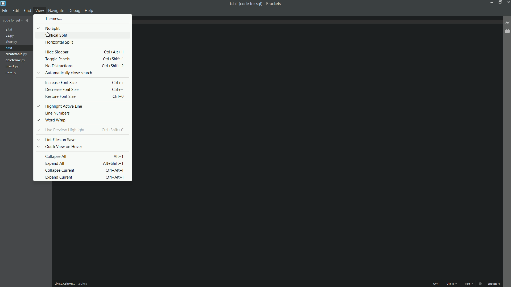 This screenshot has width=511, height=287. I want to click on word wrap, so click(85, 121).